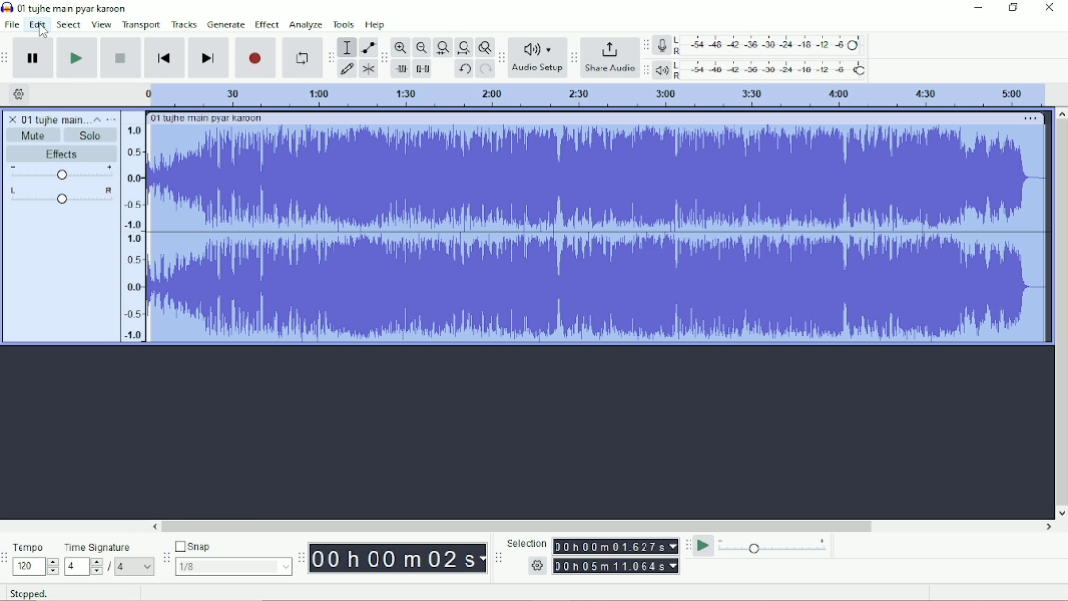 The height and width of the screenshot is (601, 1068). What do you see at coordinates (463, 48) in the screenshot?
I see `Fit project to width` at bounding box center [463, 48].